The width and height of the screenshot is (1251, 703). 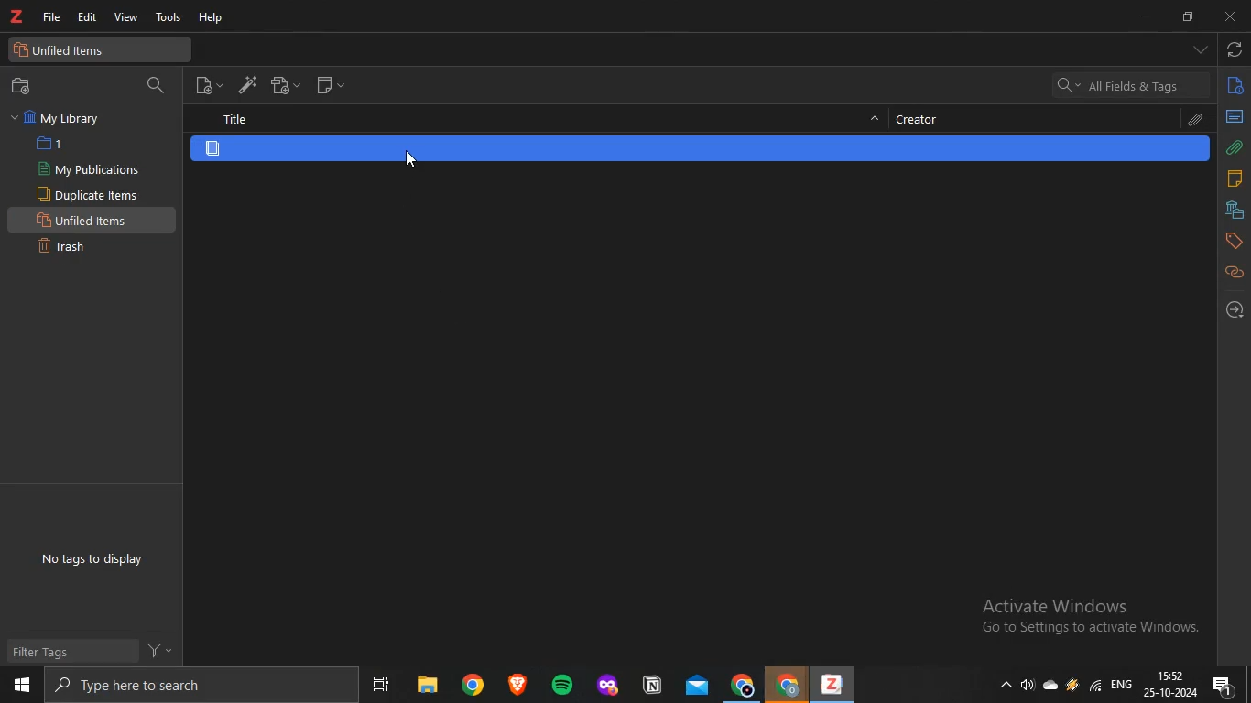 What do you see at coordinates (331, 84) in the screenshot?
I see `new note` at bounding box center [331, 84].